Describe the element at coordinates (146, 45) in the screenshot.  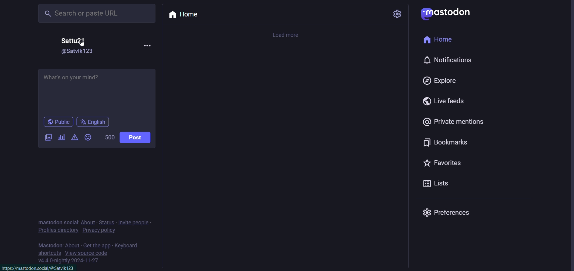
I see `more` at that location.